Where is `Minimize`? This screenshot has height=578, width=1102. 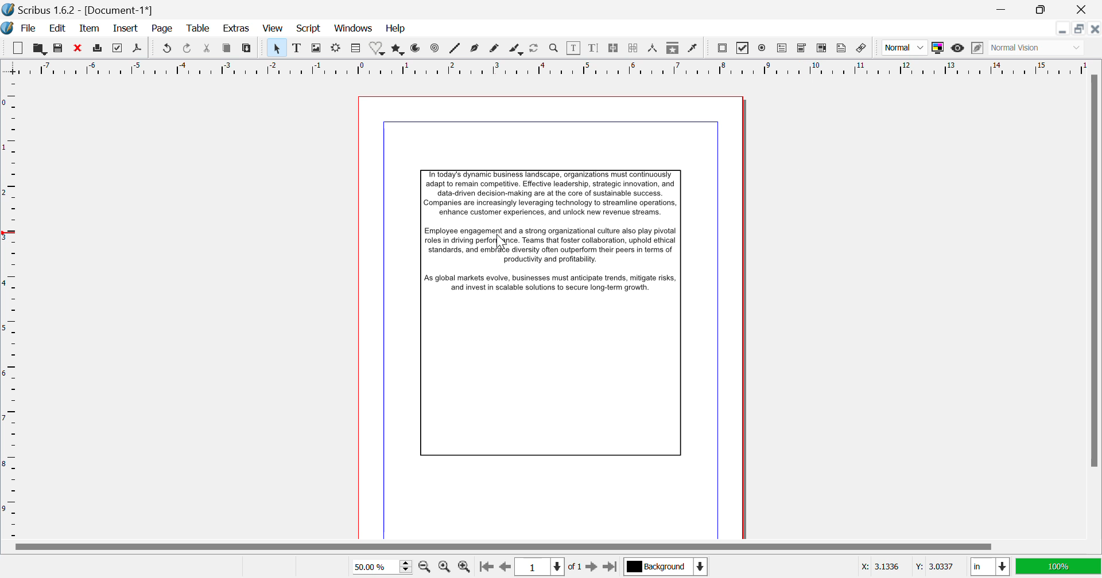 Minimize is located at coordinates (1043, 10).